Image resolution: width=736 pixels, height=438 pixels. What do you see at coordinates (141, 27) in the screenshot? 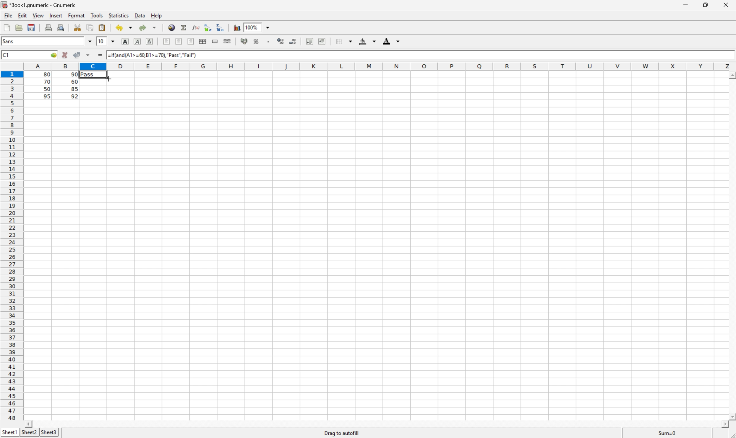
I see `Redo` at bounding box center [141, 27].